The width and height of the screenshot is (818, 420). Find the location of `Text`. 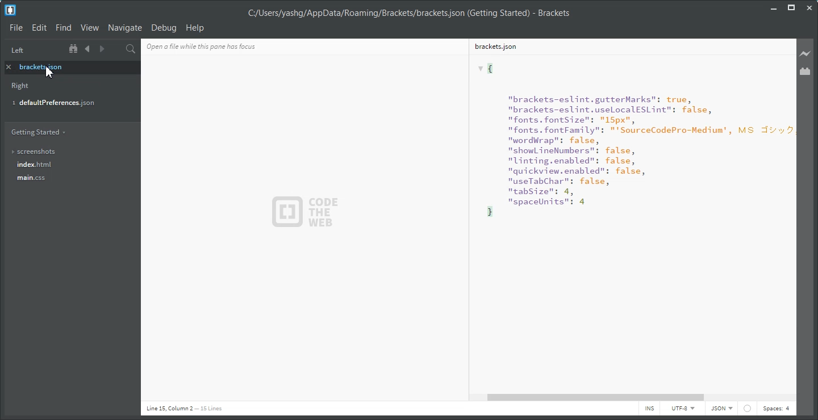

Text is located at coordinates (628, 222).